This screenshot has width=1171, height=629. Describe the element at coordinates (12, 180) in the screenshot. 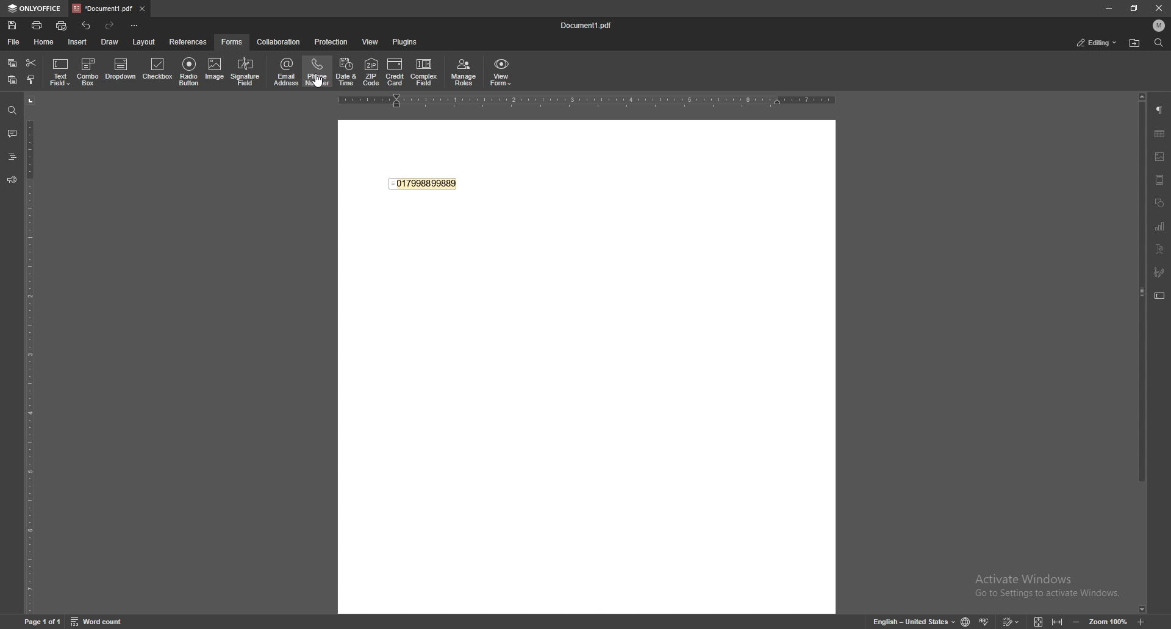

I see `feedback` at that location.